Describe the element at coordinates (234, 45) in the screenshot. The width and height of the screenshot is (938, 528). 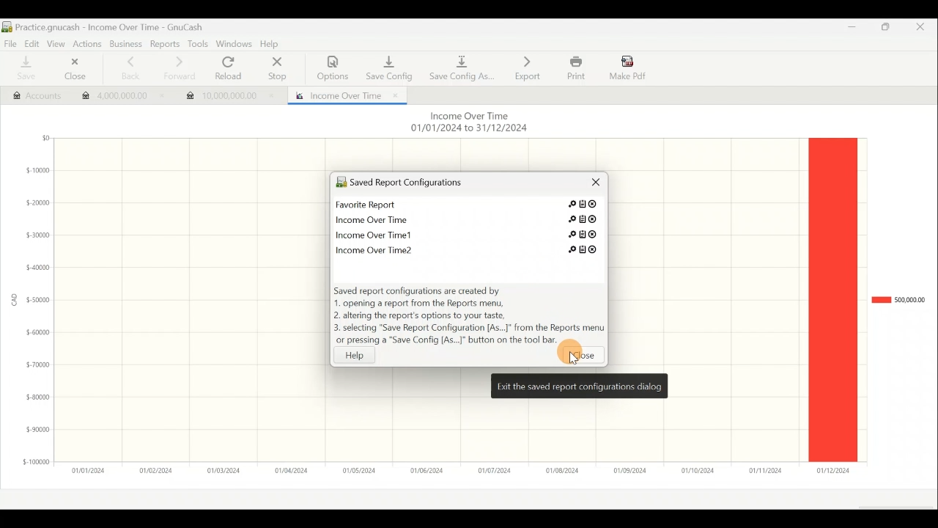
I see `Windows` at that location.